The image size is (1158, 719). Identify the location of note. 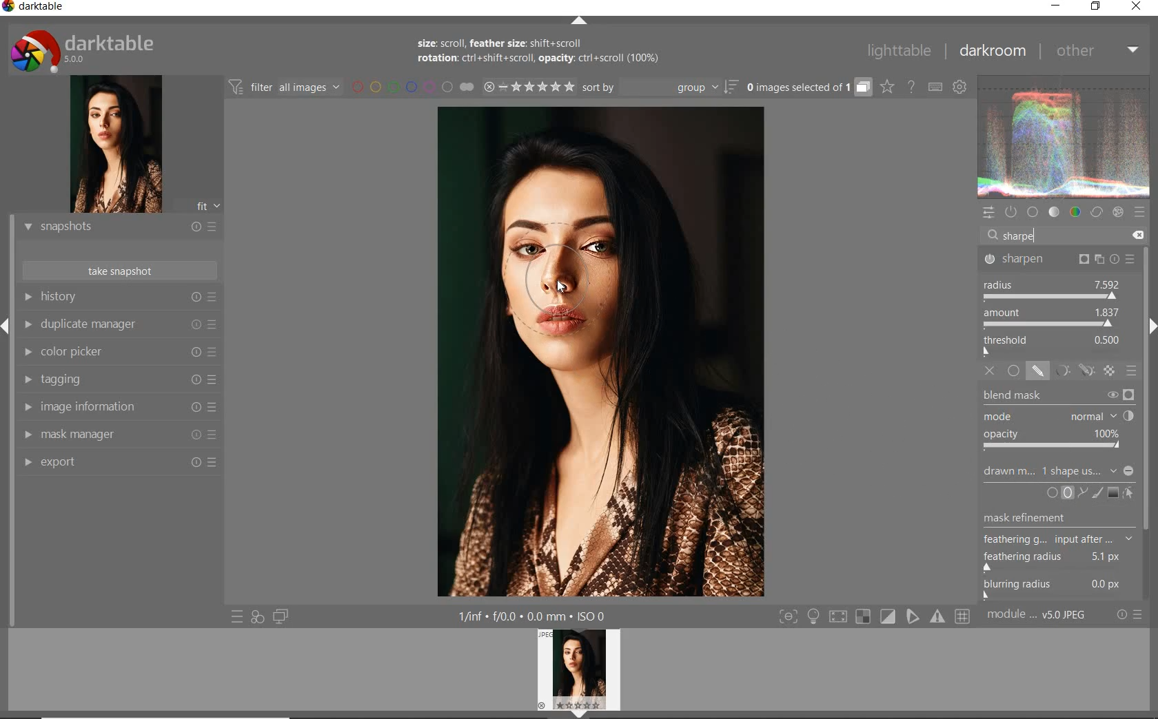
(535, 52).